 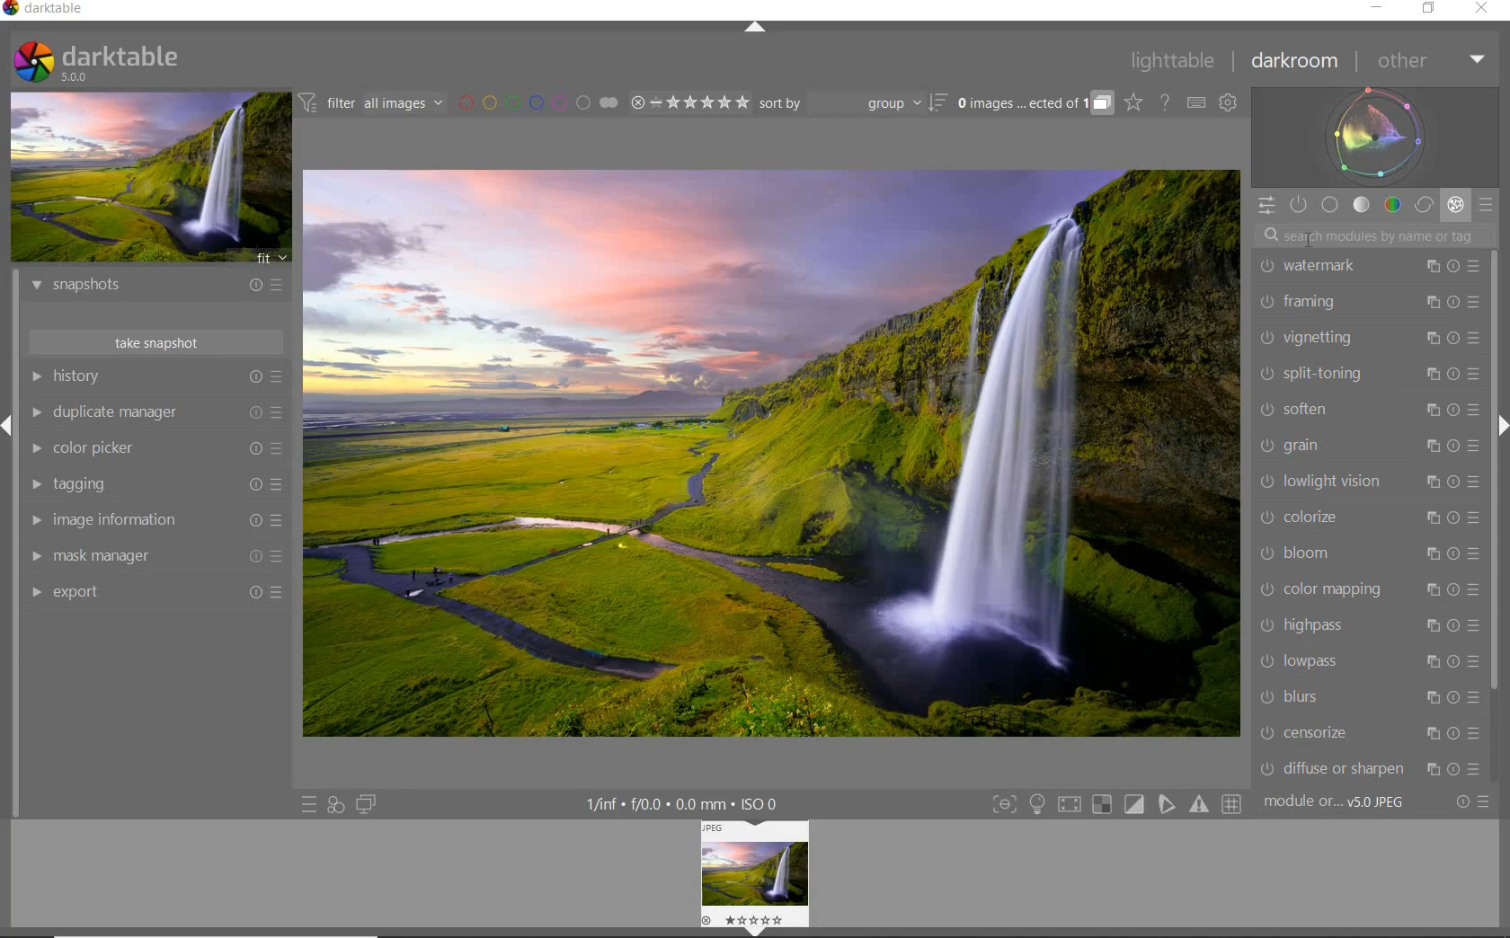 I want to click on SHOW GLOBAL PREFERENCES, so click(x=1228, y=102).